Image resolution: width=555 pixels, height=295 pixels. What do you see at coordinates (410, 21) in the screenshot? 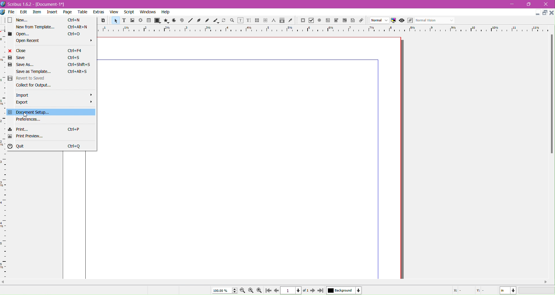
I see `edit preview mode` at bounding box center [410, 21].